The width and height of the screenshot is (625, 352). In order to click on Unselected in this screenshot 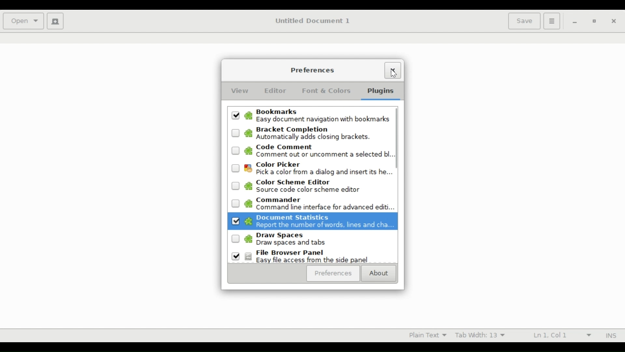, I will do `click(236, 186)`.